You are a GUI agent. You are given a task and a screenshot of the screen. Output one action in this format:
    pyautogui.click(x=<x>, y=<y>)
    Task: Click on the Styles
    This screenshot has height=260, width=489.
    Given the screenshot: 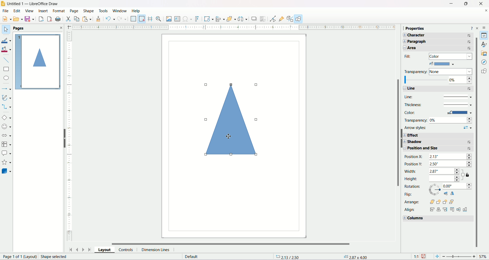 What is the action you would take?
    pyautogui.click(x=484, y=45)
    